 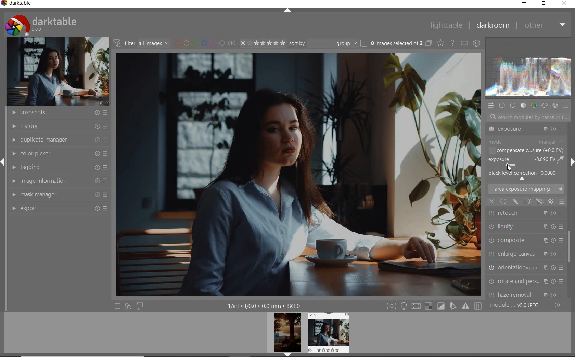 I want to click on ENLARGE CANVAS, so click(x=526, y=211).